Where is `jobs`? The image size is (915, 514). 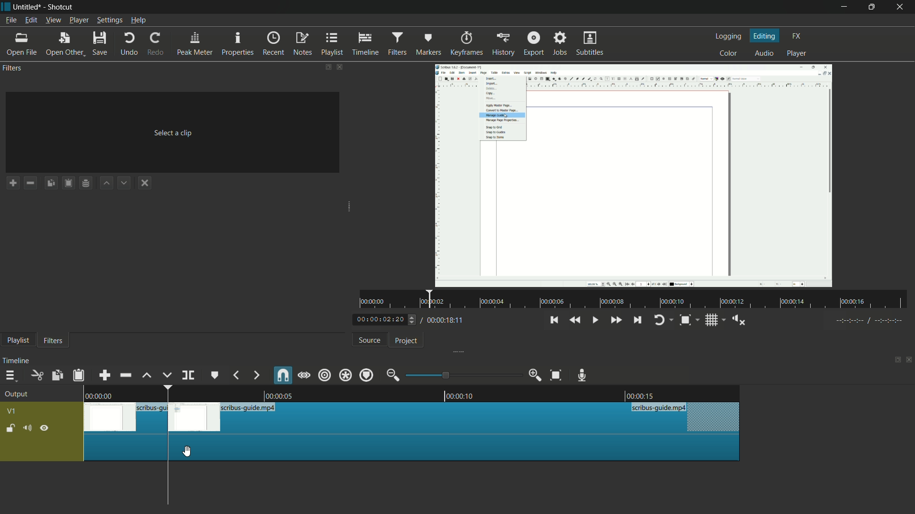
jobs is located at coordinates (561, 43).